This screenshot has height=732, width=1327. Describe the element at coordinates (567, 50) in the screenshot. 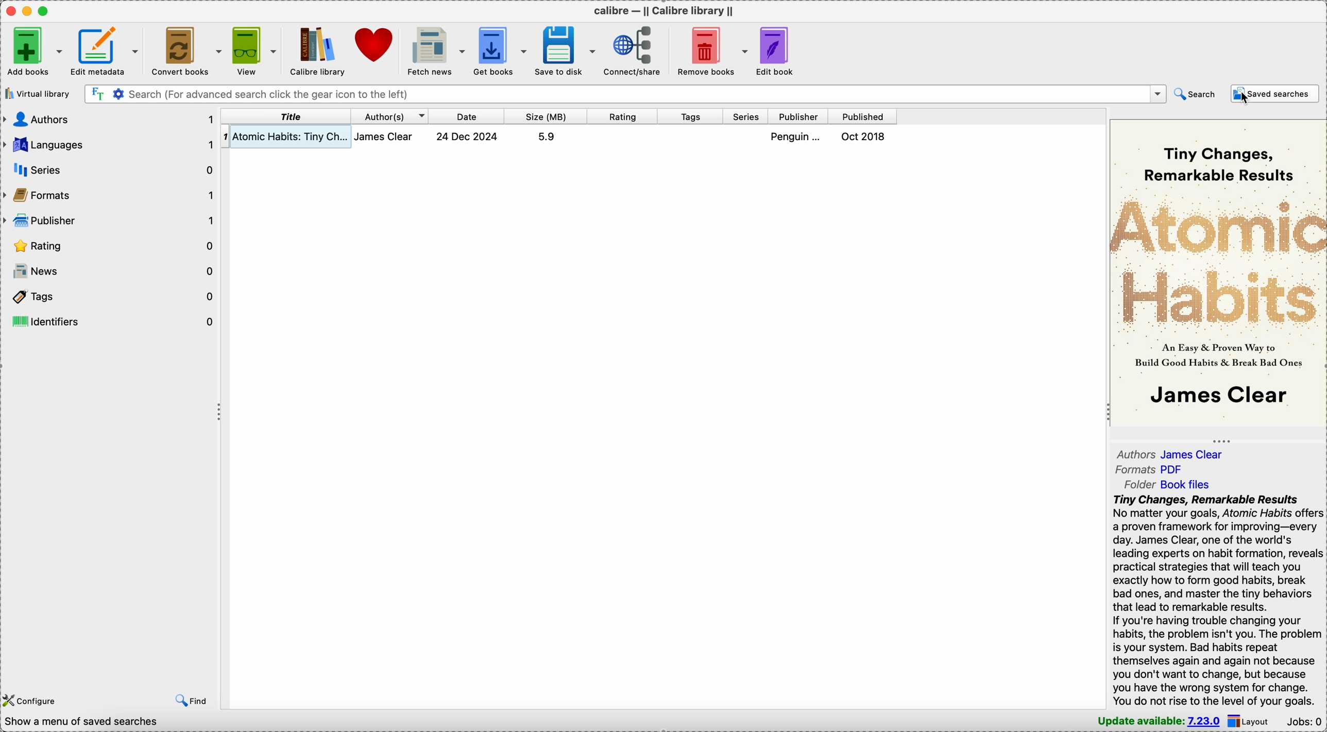

I see `save to disk` at that location.